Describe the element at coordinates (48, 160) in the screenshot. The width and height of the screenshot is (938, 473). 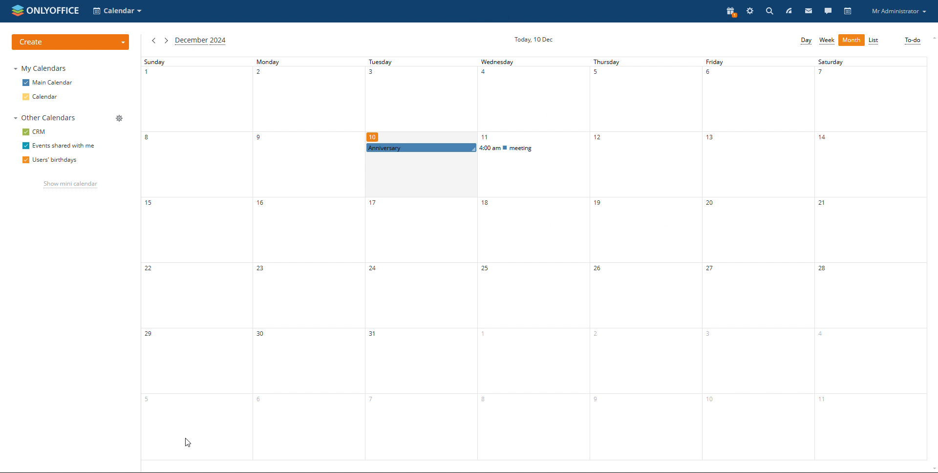
I see `users' birthdays` at that location.